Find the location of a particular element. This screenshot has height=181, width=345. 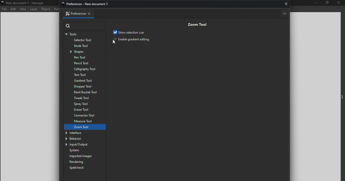

Close is located at coordinates (287, 5).